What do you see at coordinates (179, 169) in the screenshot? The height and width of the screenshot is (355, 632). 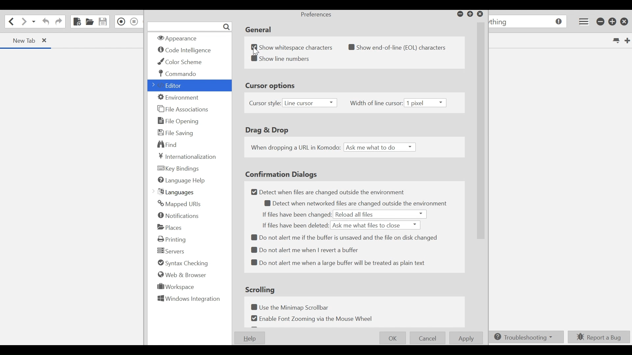 I see `Key Bindings` at bounding box center [179, 169].